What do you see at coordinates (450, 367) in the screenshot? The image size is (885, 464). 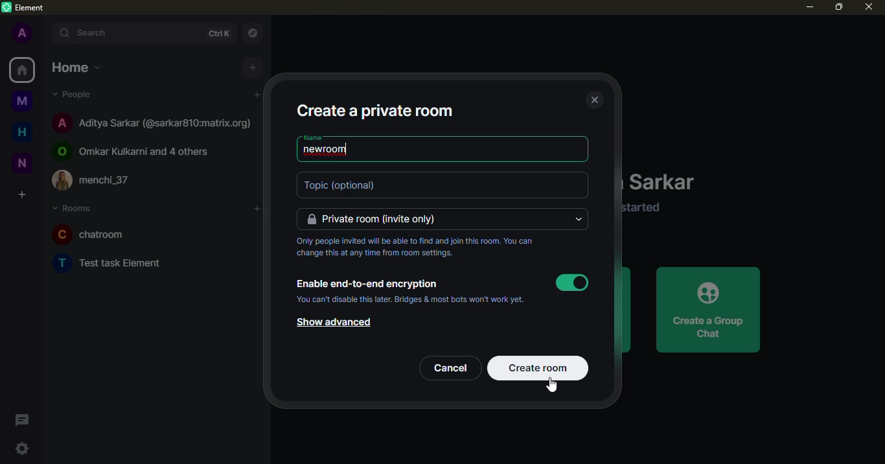 I see `cancel` at bounding box center [450, 367].